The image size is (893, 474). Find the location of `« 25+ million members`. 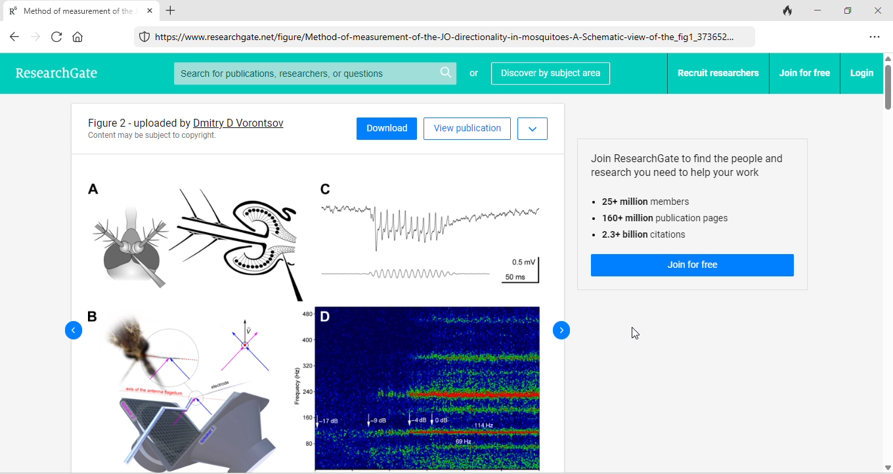

« 25+ million members is located at coordinates (649, 202).